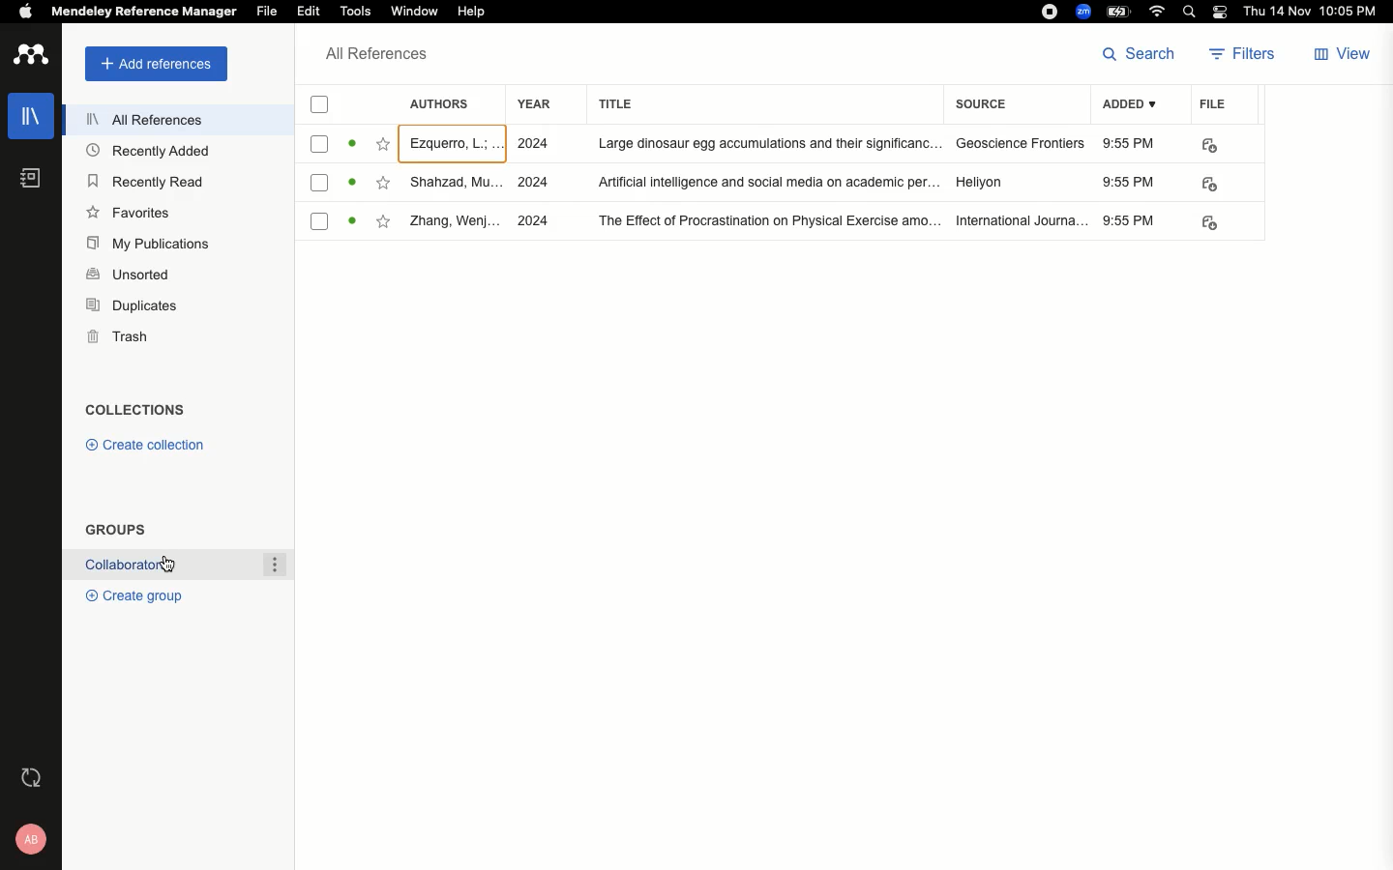 Image resolution: width=1393 pixels, height=870 pixels. What do you see at coordinates (147, 444) in the screenshot?
I see `Create collection` at bounding box center [147, 444].